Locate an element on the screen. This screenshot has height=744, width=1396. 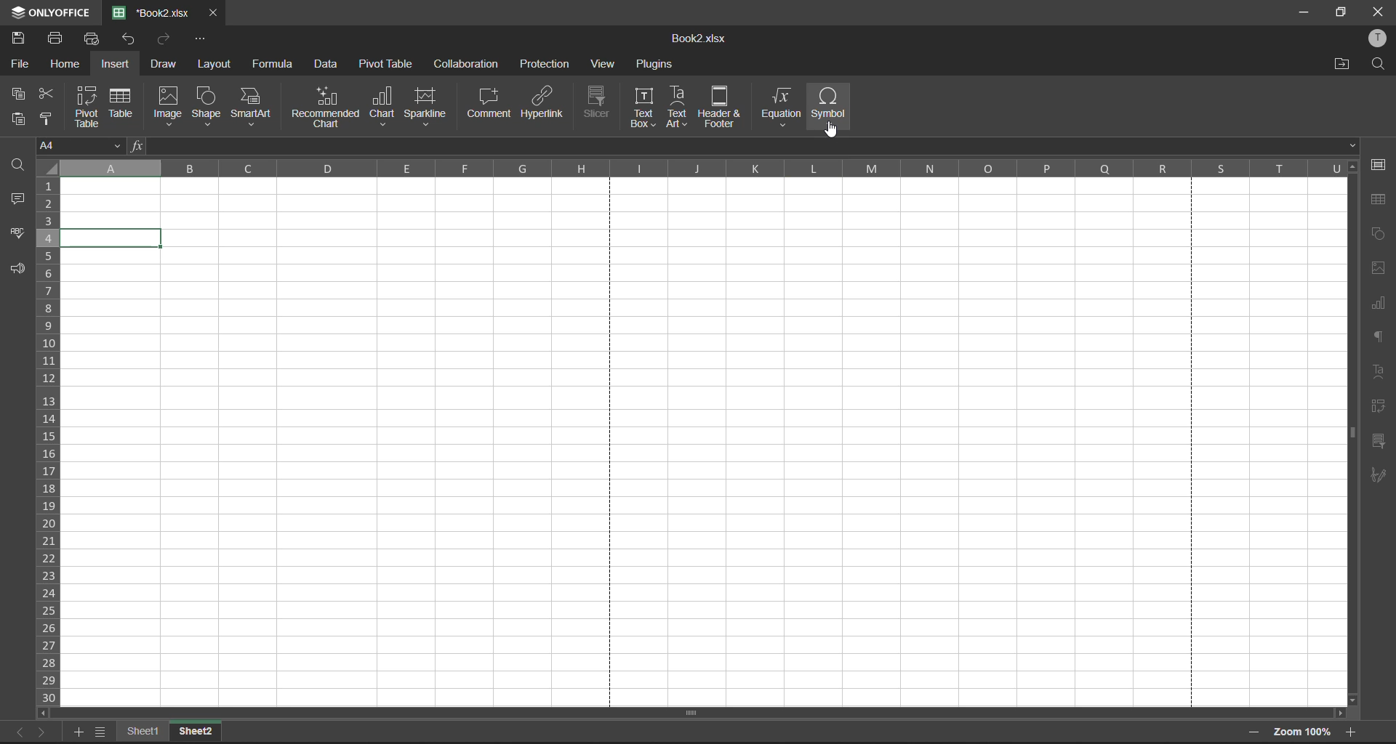
zoom out is located at coordinates (1248, 733).